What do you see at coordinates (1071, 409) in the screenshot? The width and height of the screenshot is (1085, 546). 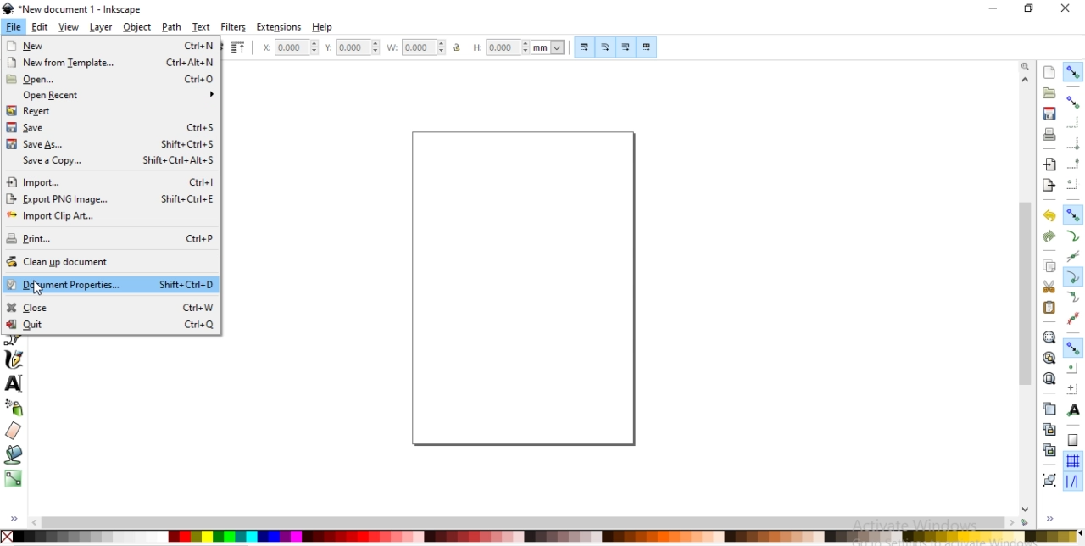 I see `snap text anchors and baselines` at bounding box center [1071, 409].